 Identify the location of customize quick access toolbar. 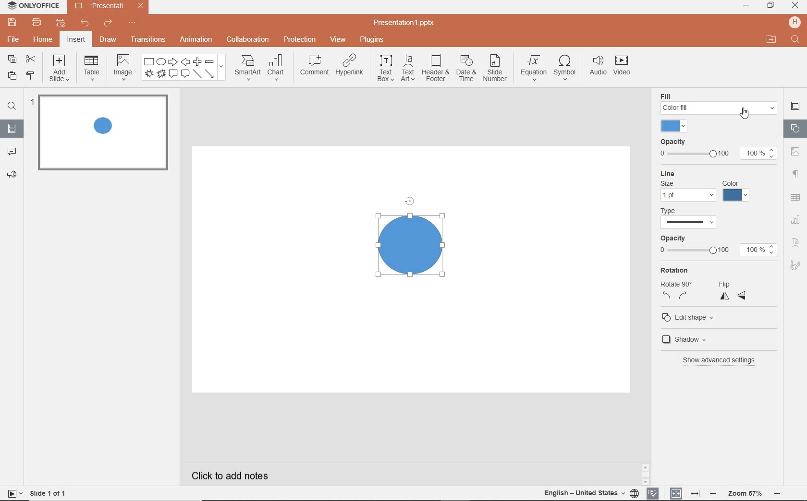
(133, 22).